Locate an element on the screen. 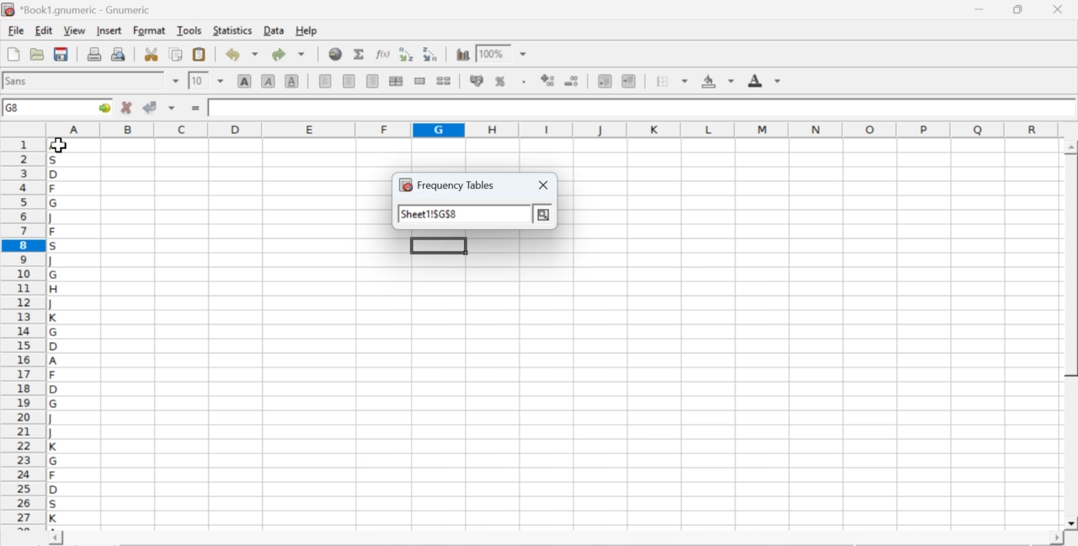 Image resolution: width=1078 pixels, height=546 pixels. italic is located at coordinates (269, 80).